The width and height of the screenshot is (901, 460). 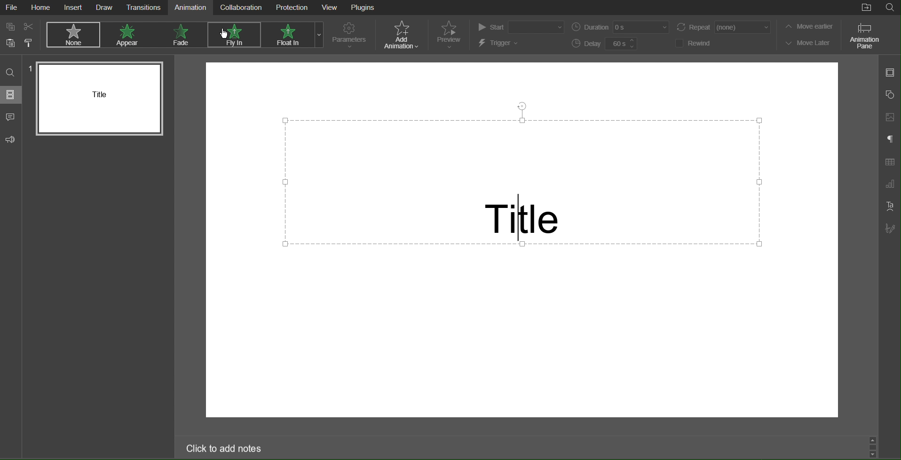 What do you see at coordinates (401, 35) in the screenshot?
I see `Add Animation` at bounding box center [401, 35].